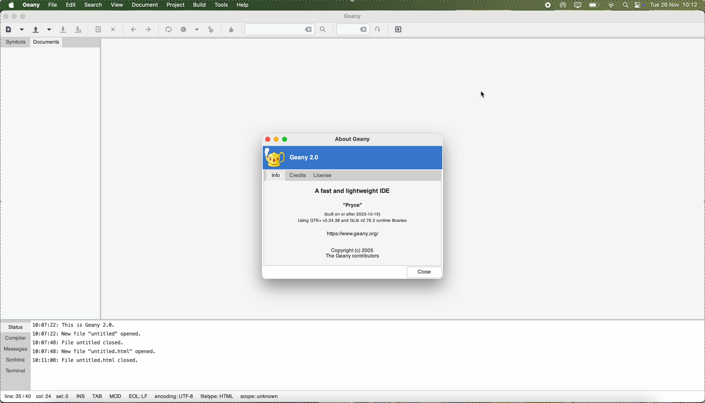  Describe the element at coordinates (260, 398) in the screenshot. I see `scope: unknown` at that location.